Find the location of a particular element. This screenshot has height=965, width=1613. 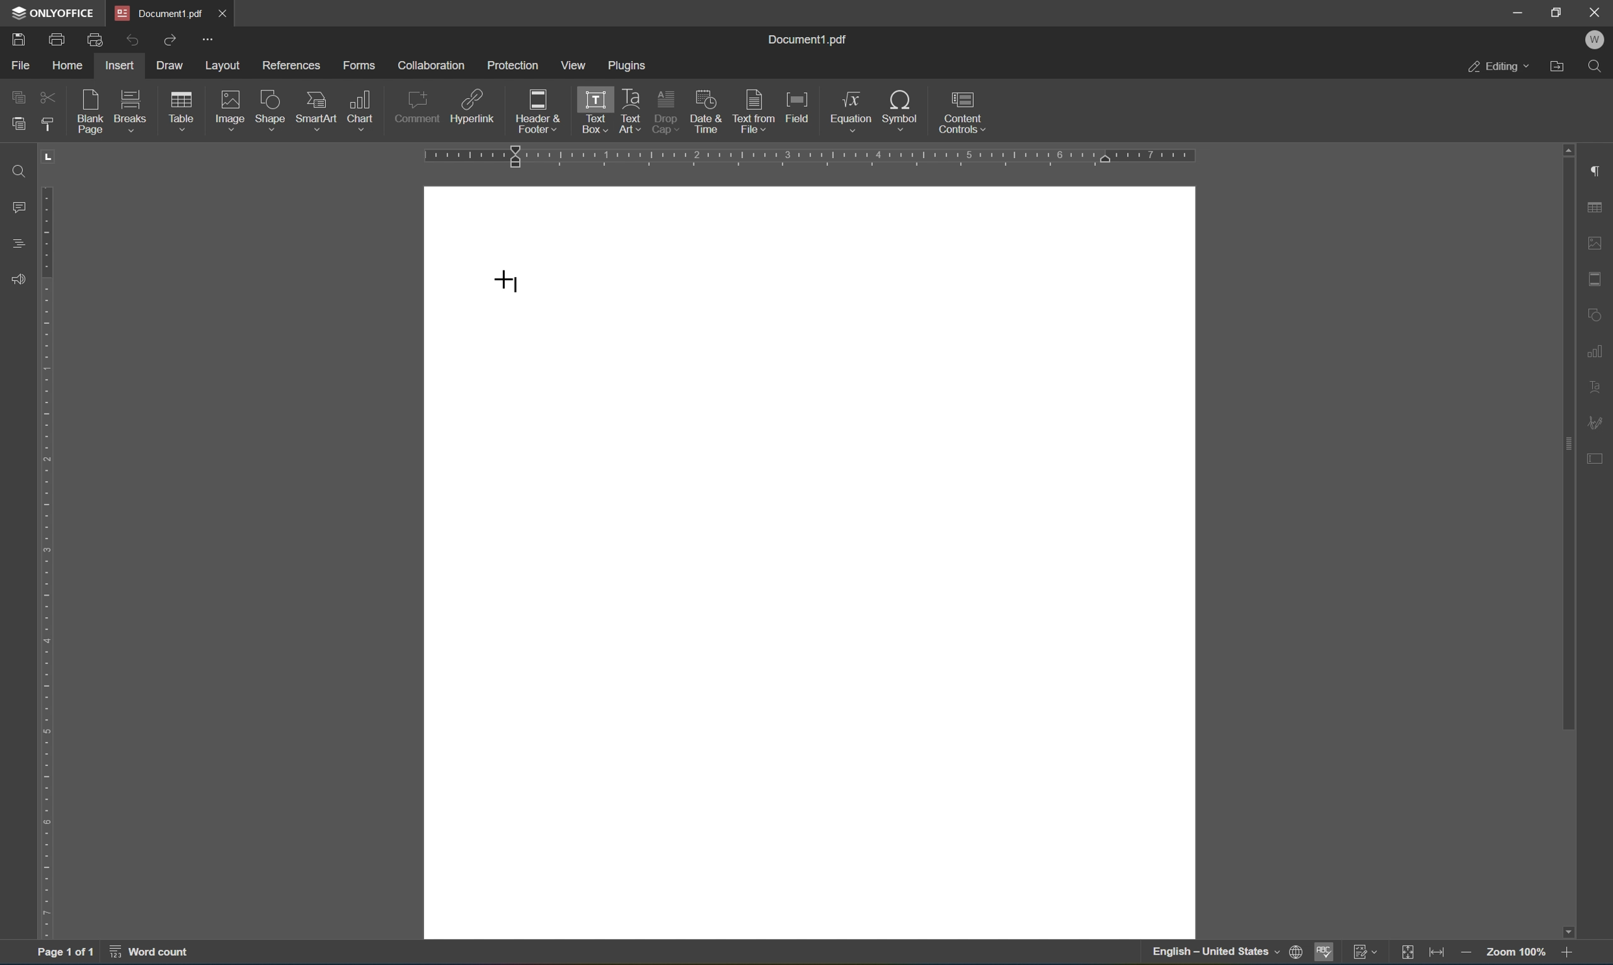

smart art is located at coordinates (318, 111).